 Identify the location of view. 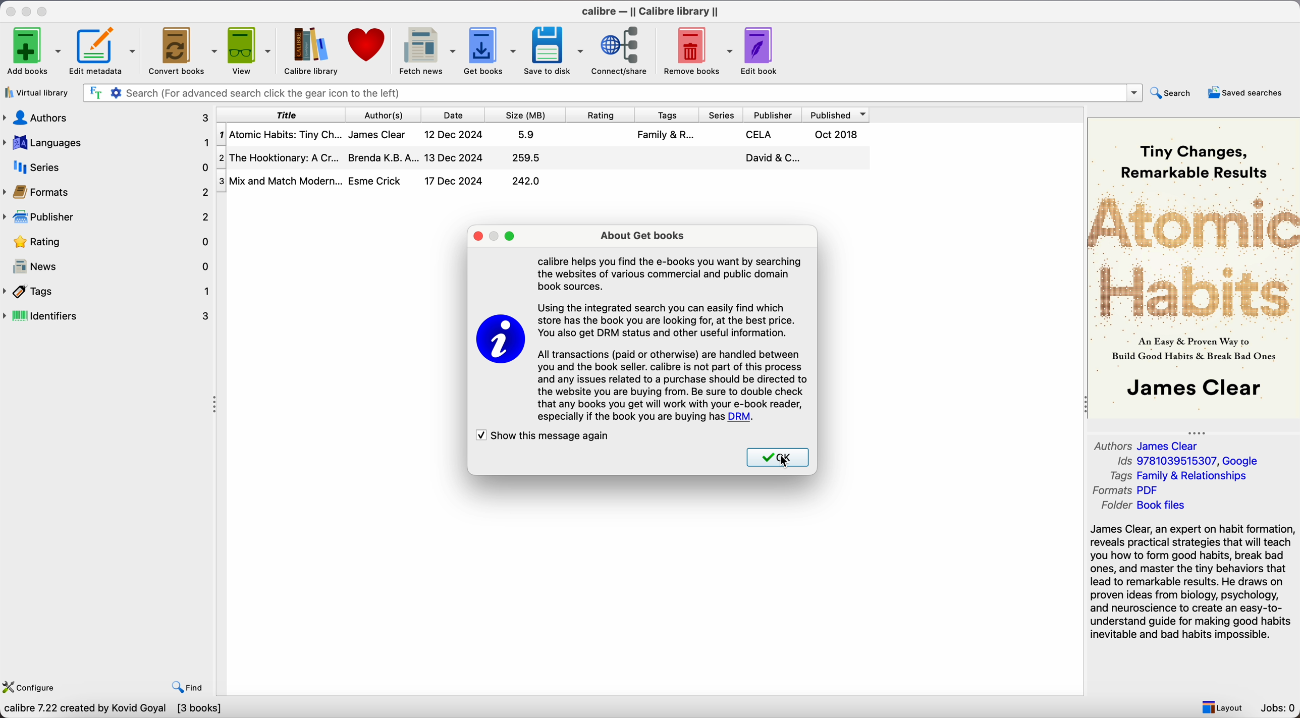
(248, 50).